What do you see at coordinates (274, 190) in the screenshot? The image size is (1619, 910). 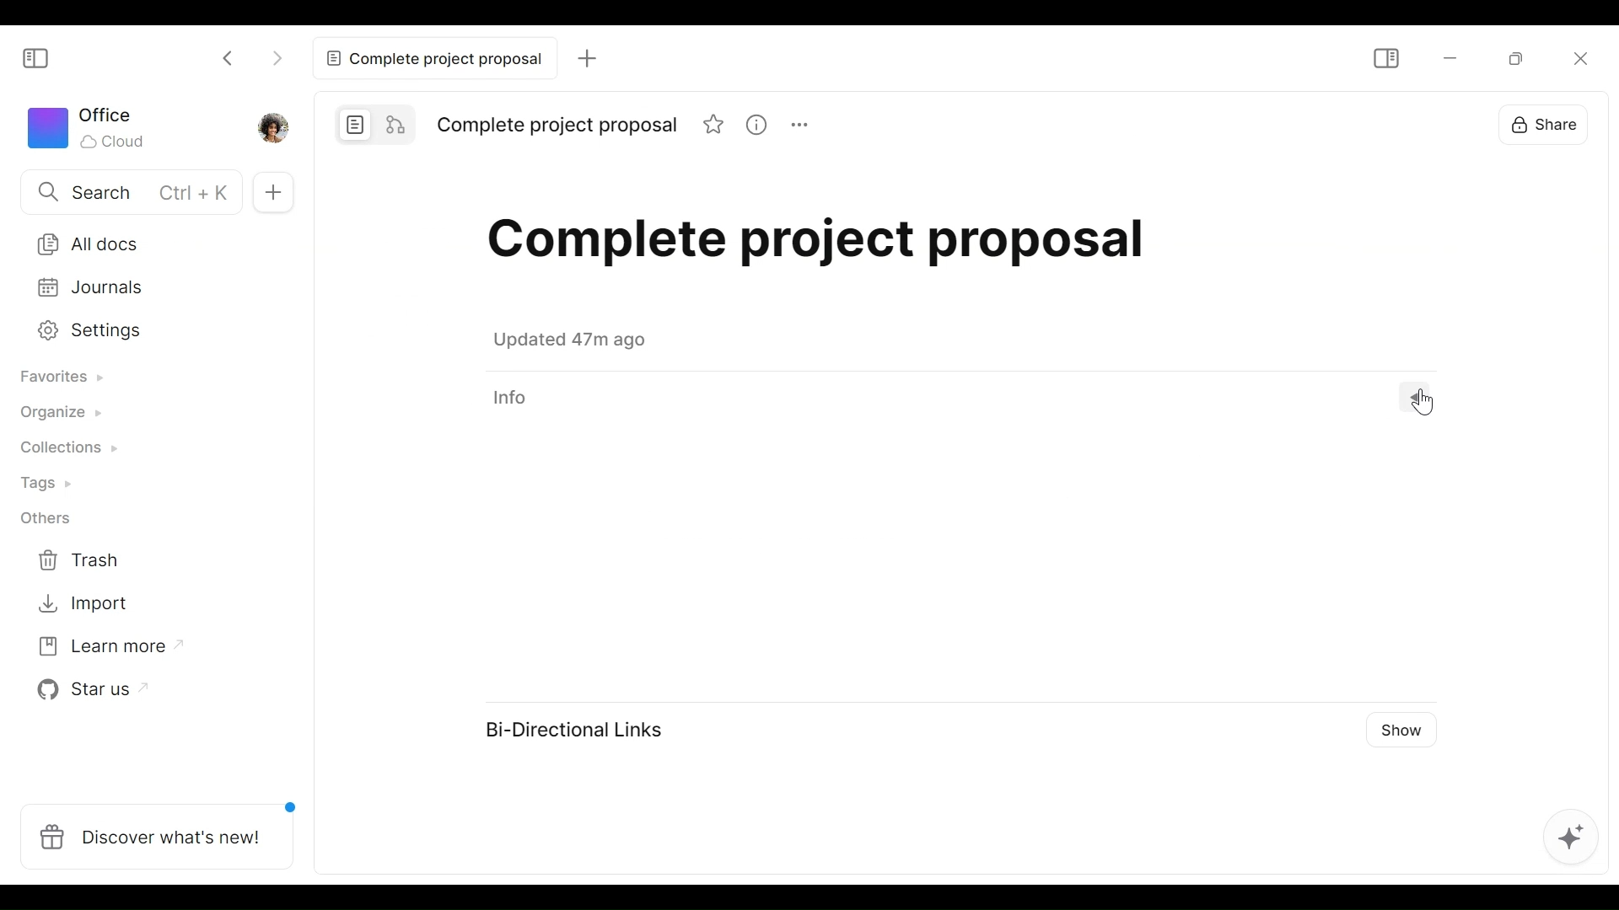 I see `Add Tab` at bounding box center [274, 190].